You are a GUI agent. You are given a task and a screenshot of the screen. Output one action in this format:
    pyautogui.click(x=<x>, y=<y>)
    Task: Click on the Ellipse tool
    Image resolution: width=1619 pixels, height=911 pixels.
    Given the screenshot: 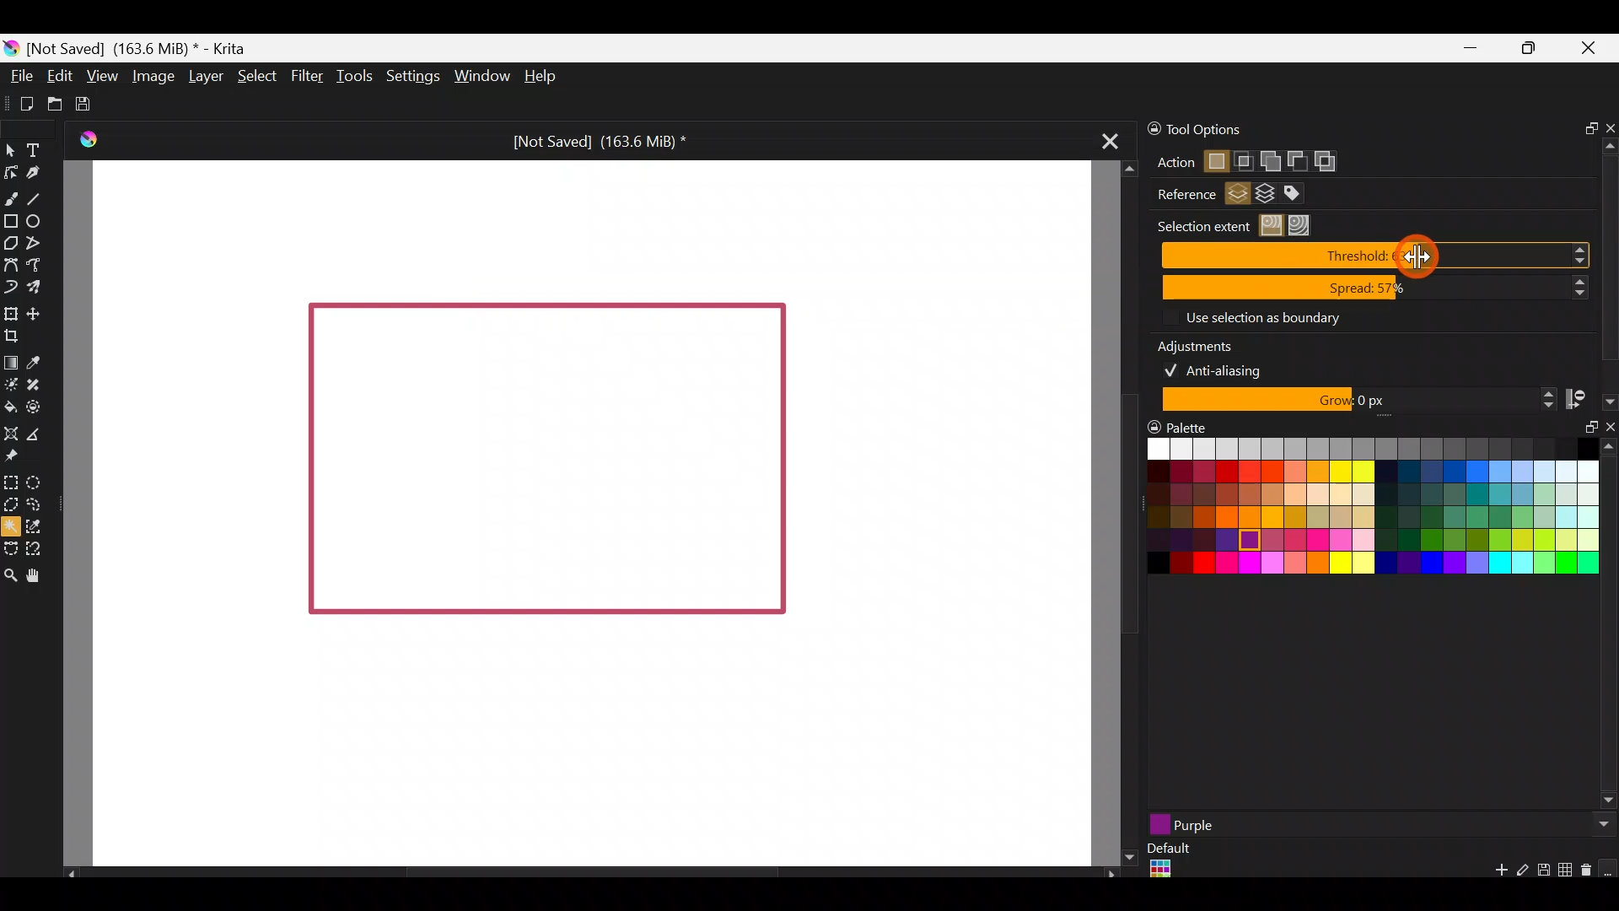 What is the action you would take?
    pyautogui.click(x=40, y=220)
    